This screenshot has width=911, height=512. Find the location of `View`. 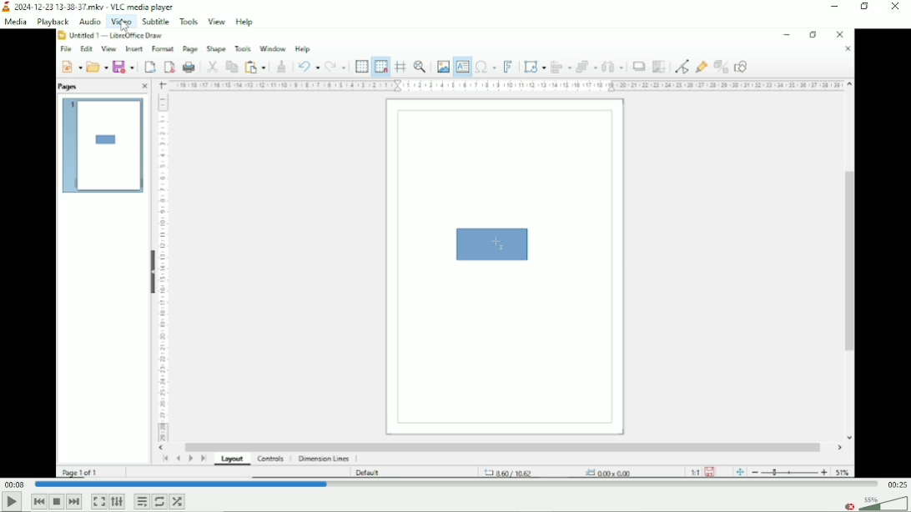

View is located at coordinates (217, 22).